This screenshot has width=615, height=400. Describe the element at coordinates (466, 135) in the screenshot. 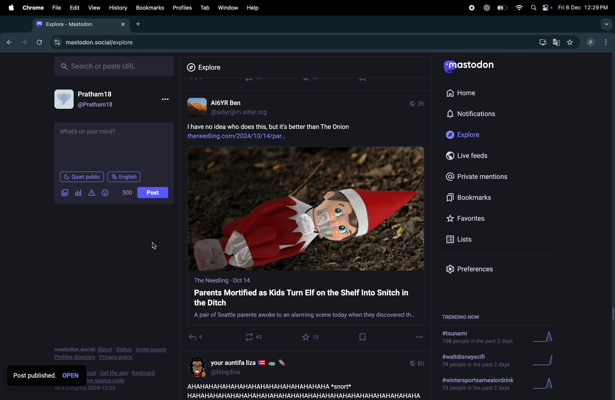

I see `Explore` at that location.